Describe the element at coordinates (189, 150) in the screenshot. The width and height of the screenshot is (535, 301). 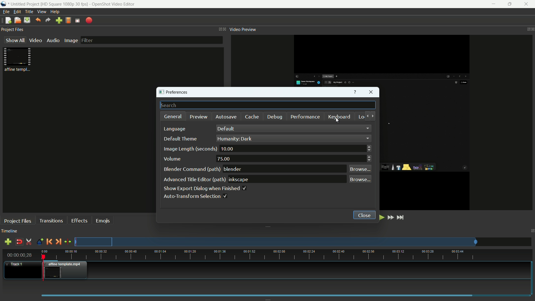
I see `image length` at that location.